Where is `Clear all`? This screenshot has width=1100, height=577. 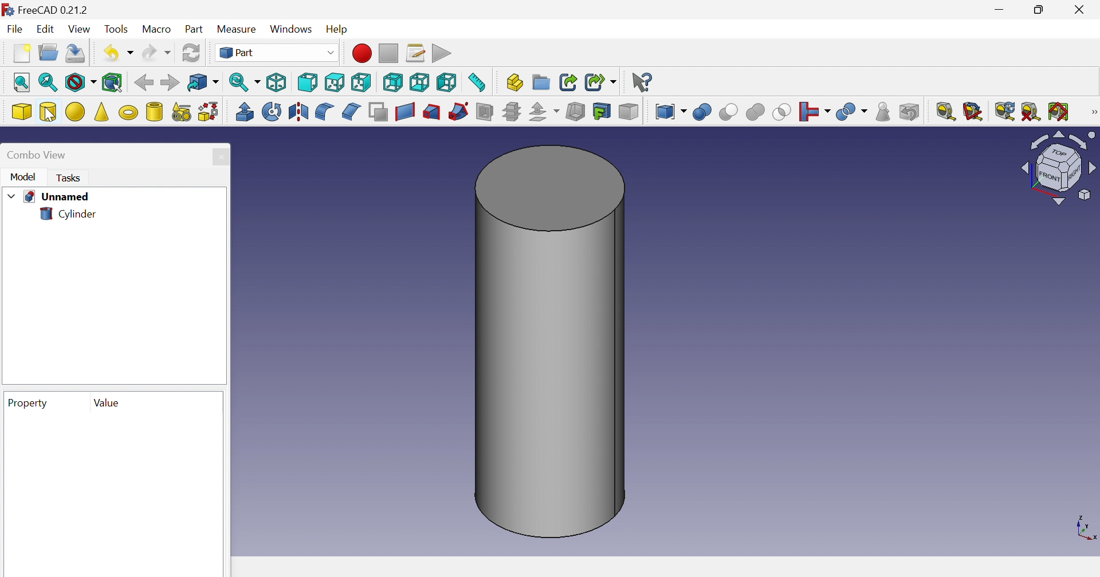 Clear all is located at coordinates (1031, 113).